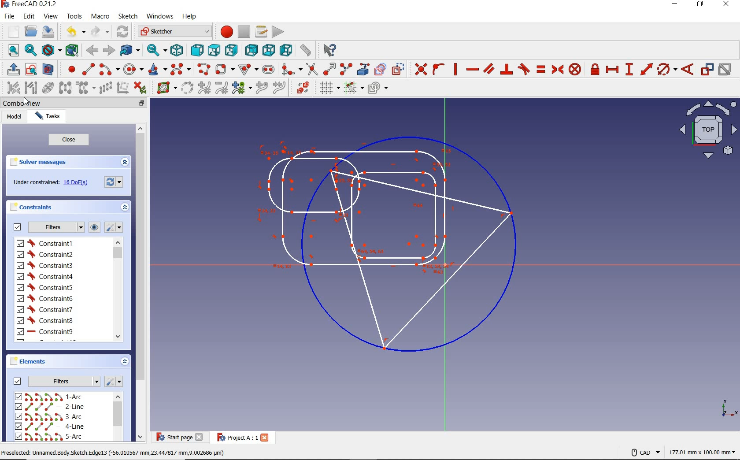 The height and width of the screenshot is (460, 740). Describe the element at coordinates (277, 33) in the screenshot. I see `execute macro` at that location.